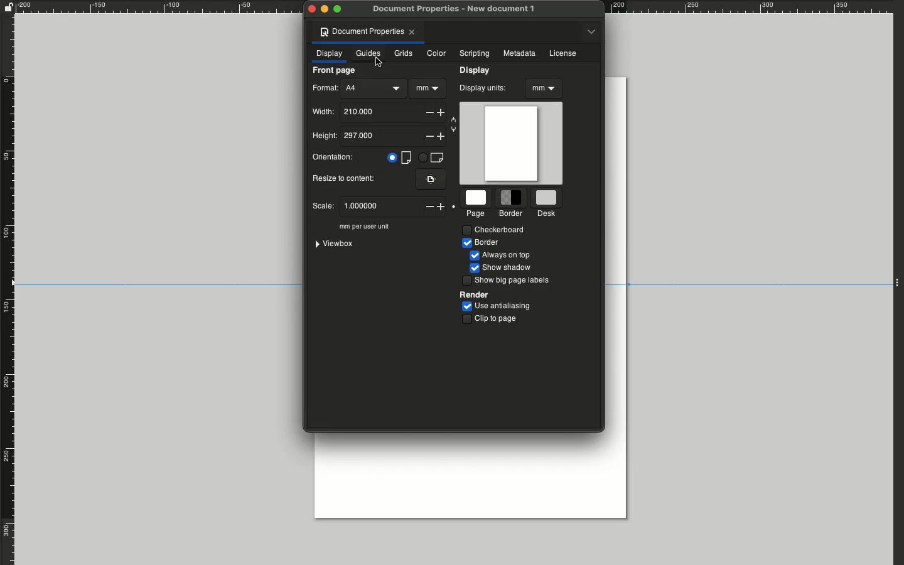 This screenshot has width=904, height=565. Describe the element at coordinates (338, 9) in the screenshot. I see `Maximize` at that location.